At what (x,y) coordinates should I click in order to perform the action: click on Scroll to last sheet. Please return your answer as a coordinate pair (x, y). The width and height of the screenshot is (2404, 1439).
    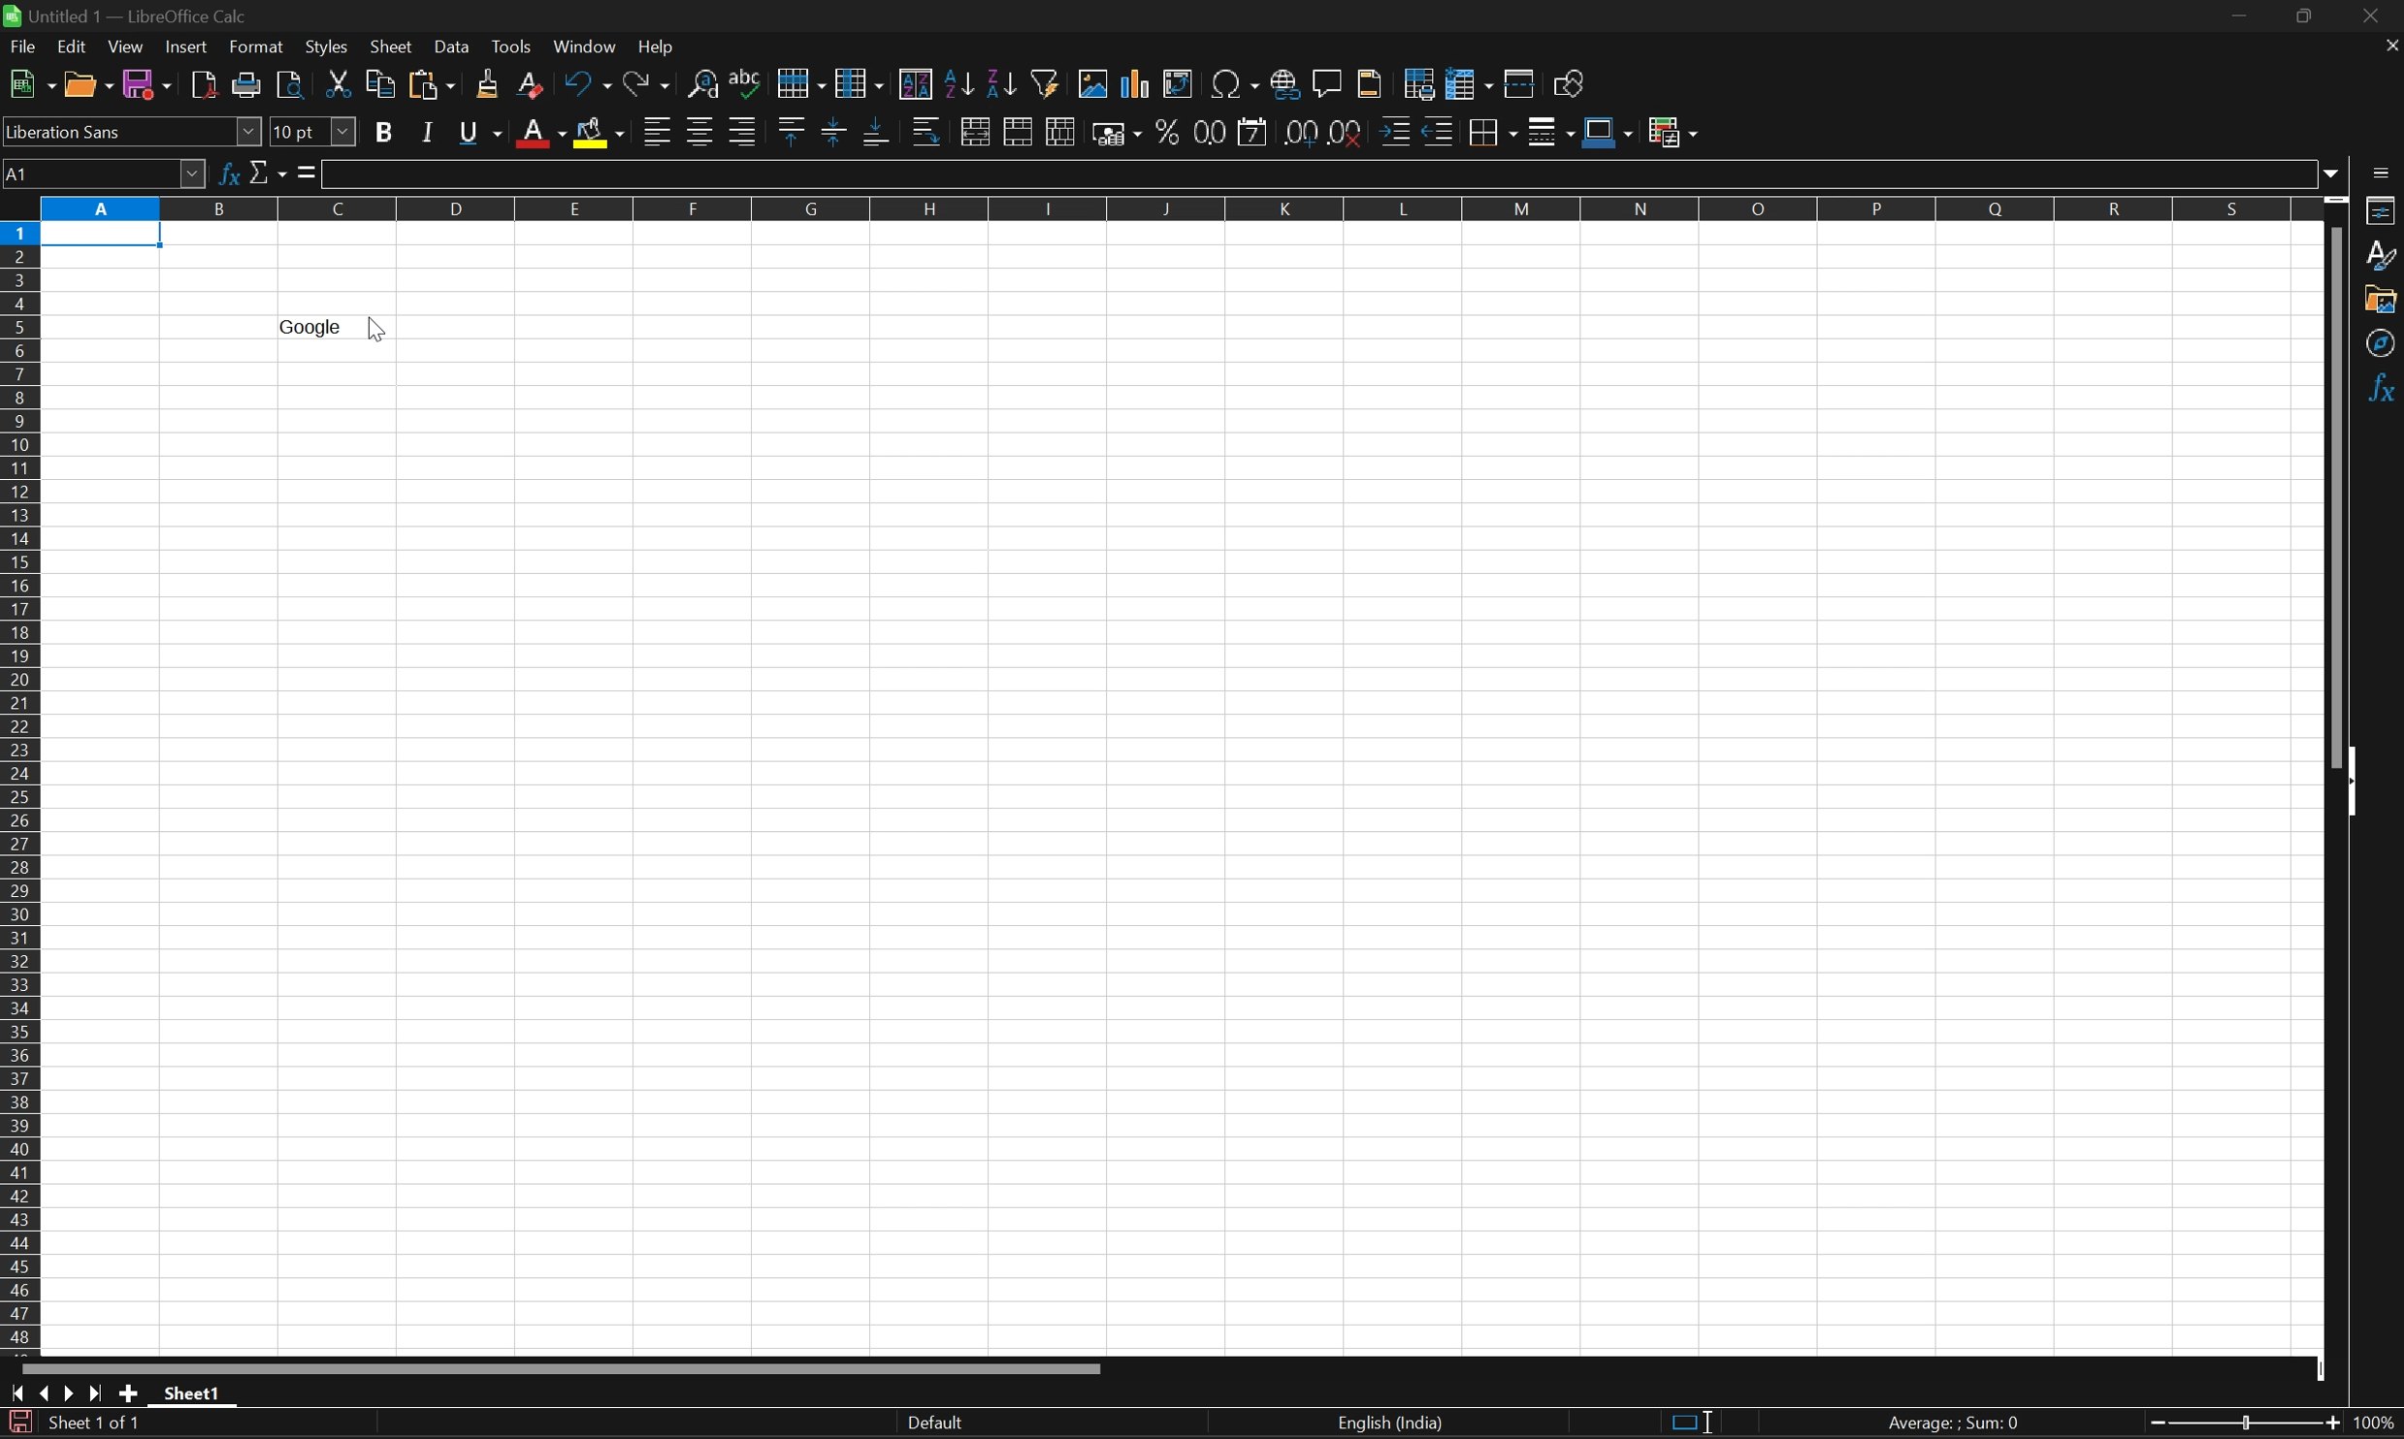
    Looking at the image, I should click on (93, 1398).